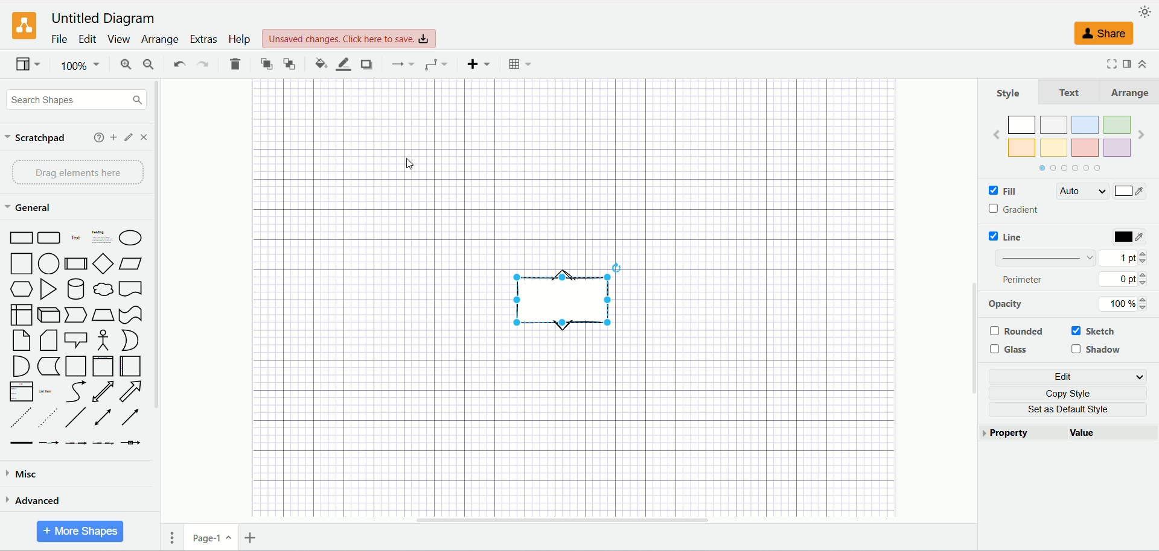  Describe the element at coordinates (53, 442) in the screenshot. I see `Connector` at that location.